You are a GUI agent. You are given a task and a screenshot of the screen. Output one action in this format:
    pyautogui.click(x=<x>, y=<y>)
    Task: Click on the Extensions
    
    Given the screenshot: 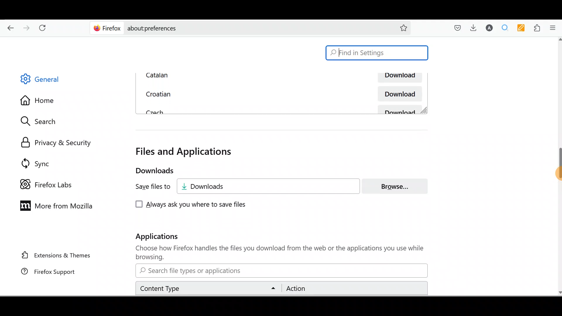 What is the action you would take?
    pyautogui.click(x=538, y=28)
    